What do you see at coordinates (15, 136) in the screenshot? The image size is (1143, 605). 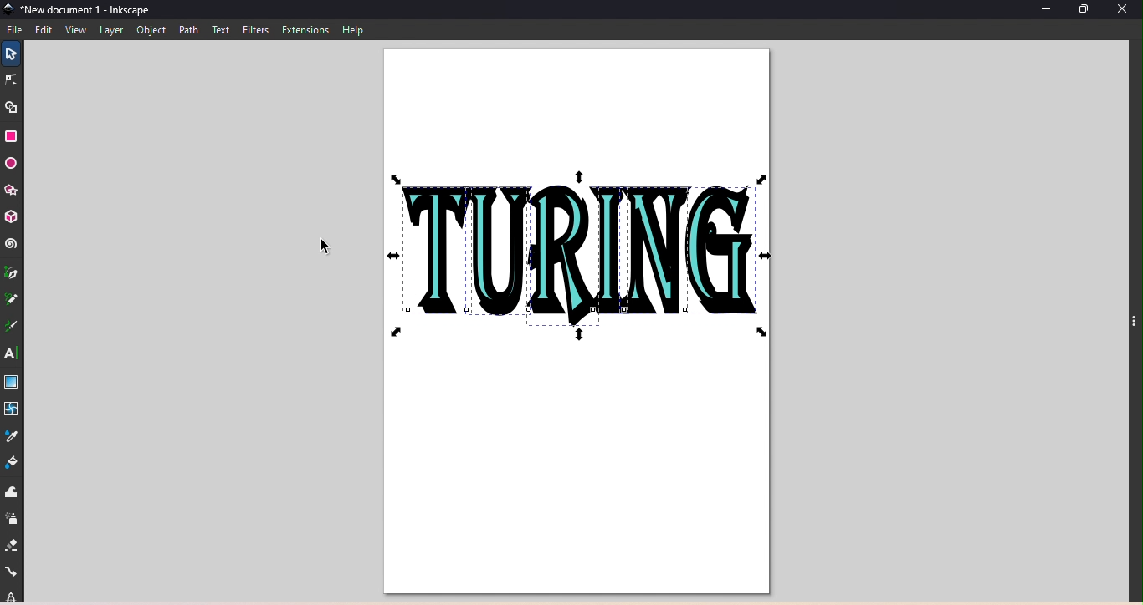 I see `Rectangle tool` at bounding box center [15, 136].